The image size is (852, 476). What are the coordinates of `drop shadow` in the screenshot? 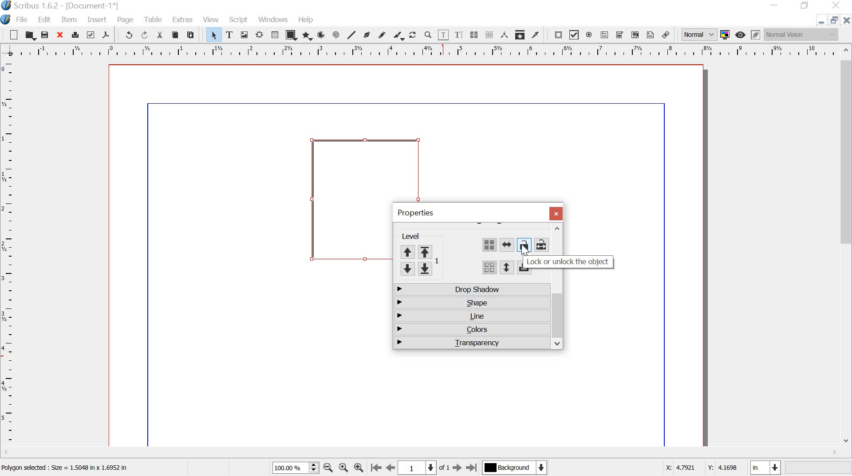 It's located at (471, 290).